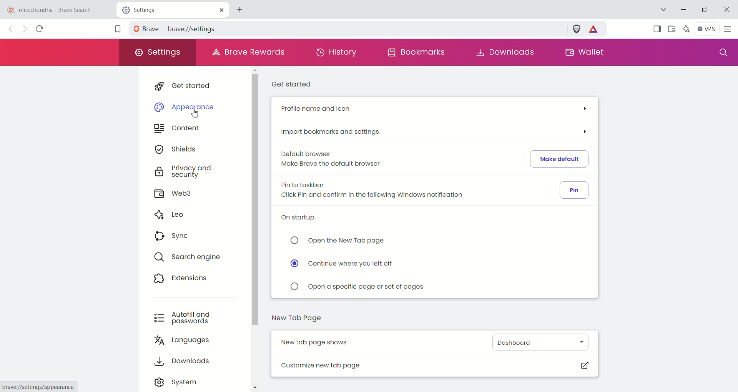  What do you see at coordinates (577, 28) in the screenshot?
I see `brave schields` at bounding box center [577, 28].